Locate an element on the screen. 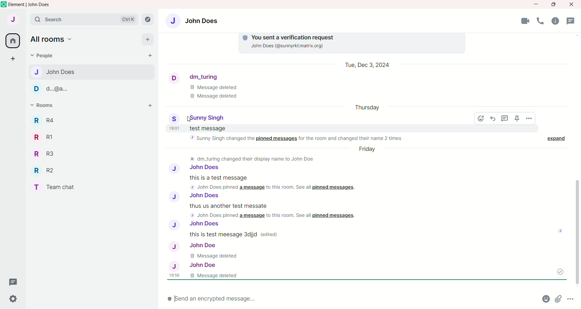  maximize is located at coordinates (553, 5).